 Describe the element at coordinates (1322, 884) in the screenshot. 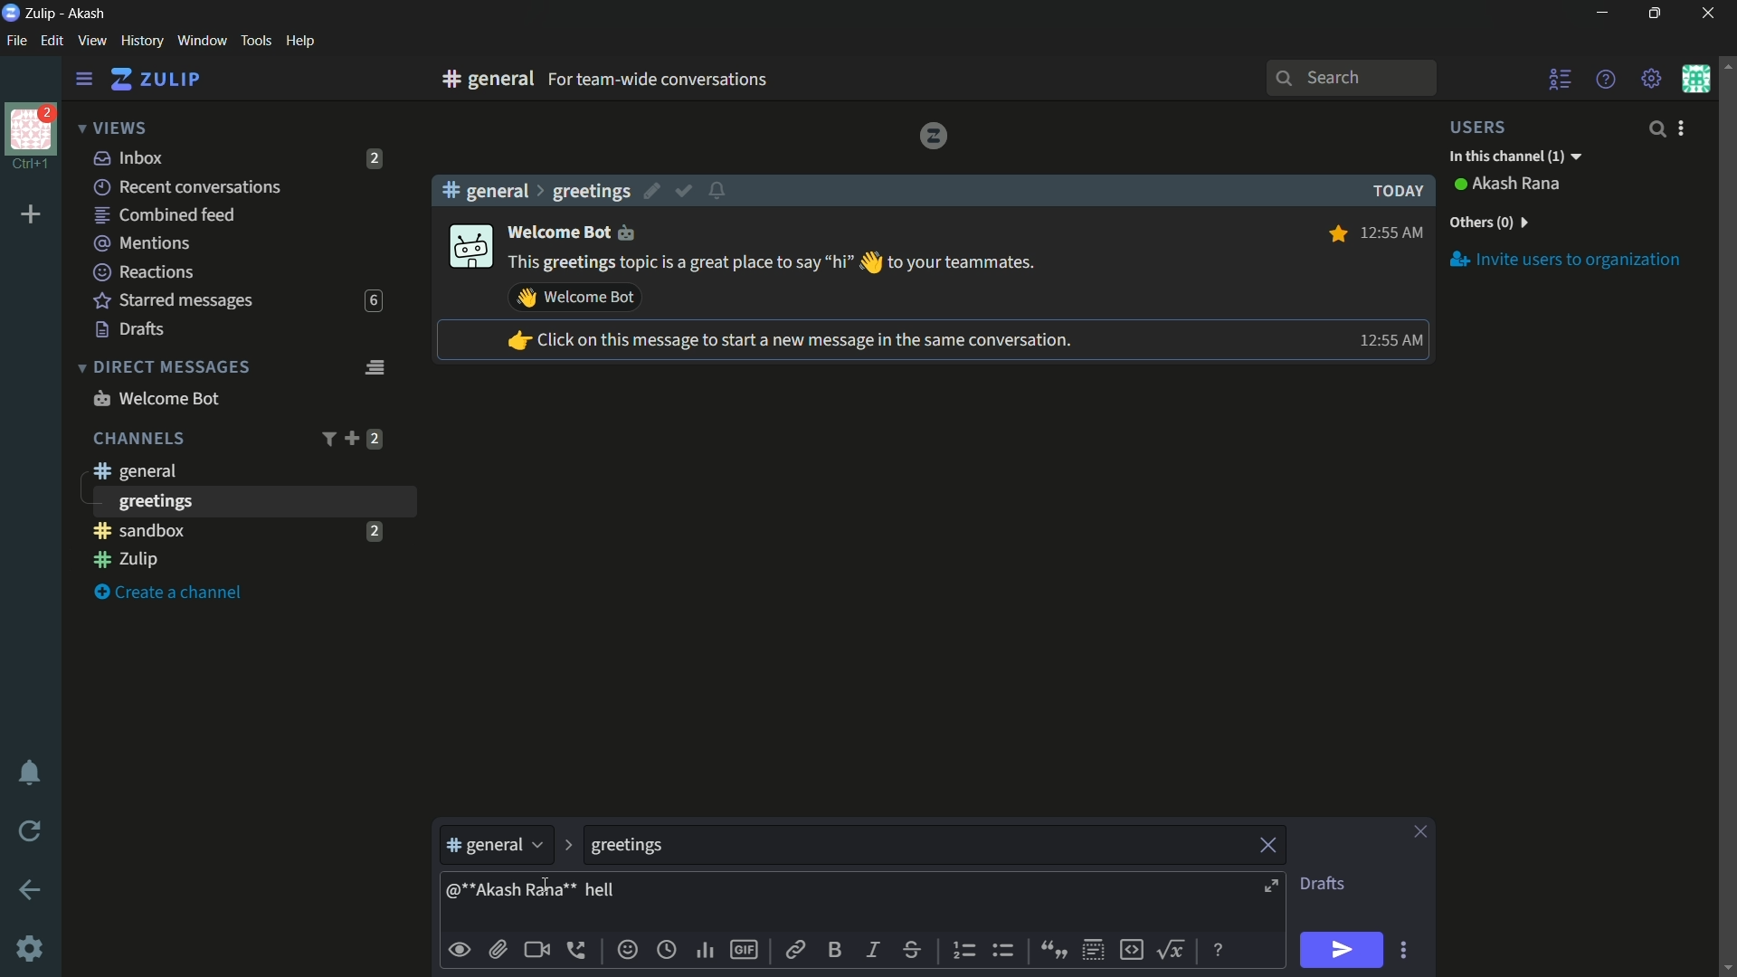

I see `drafts` at that location.